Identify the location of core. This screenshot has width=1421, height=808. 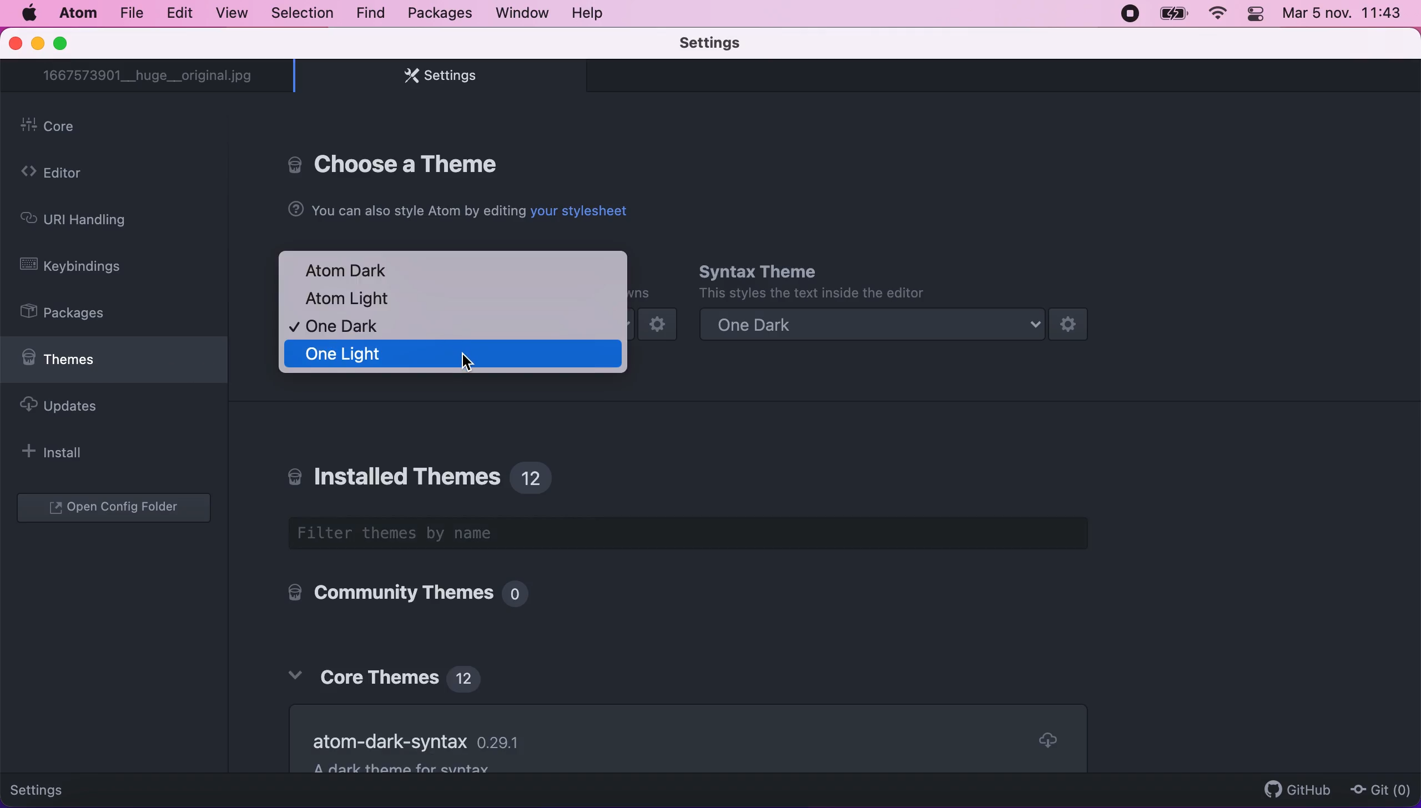
(120, 128).